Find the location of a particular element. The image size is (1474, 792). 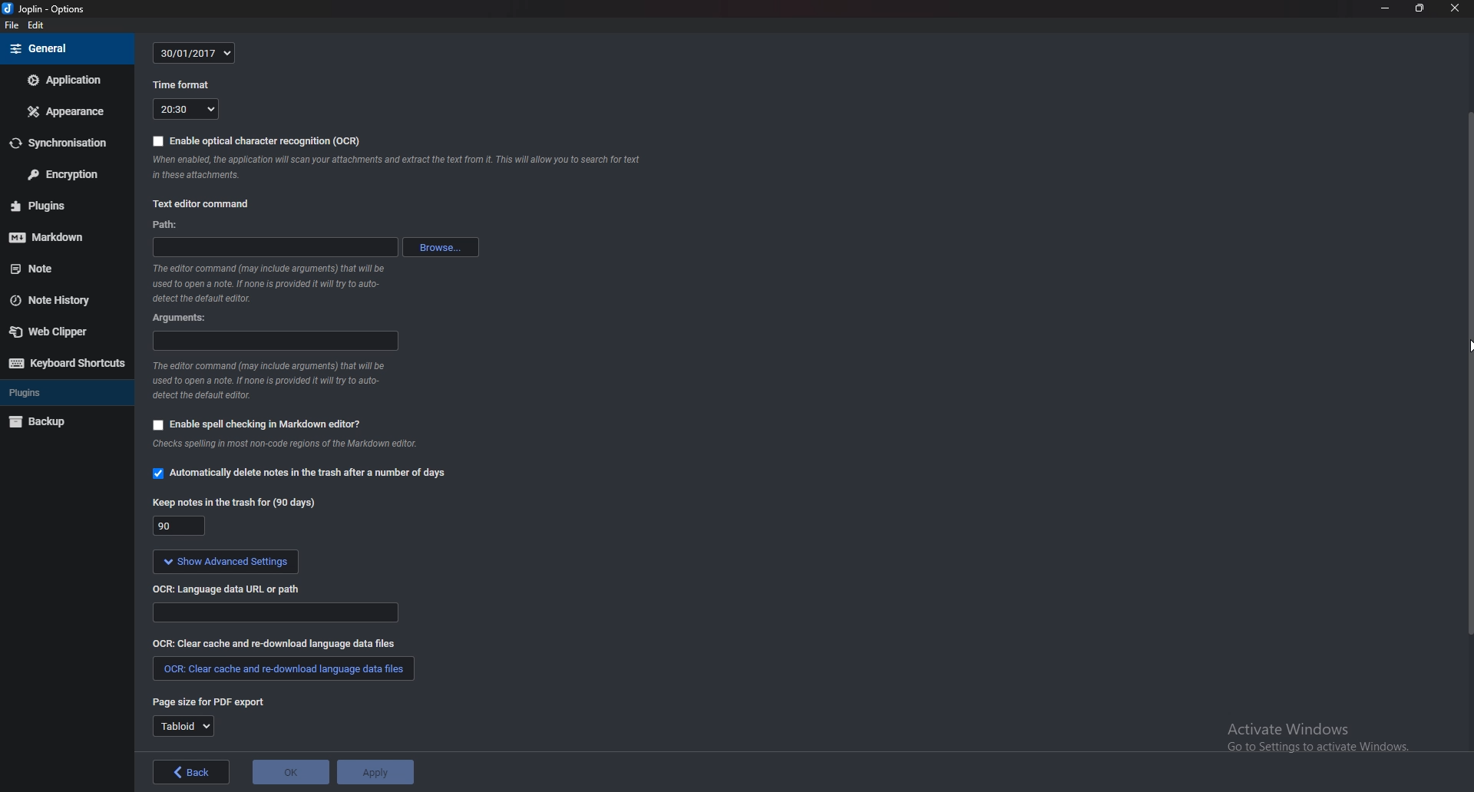

Back up is located at coordinates (62, 423).